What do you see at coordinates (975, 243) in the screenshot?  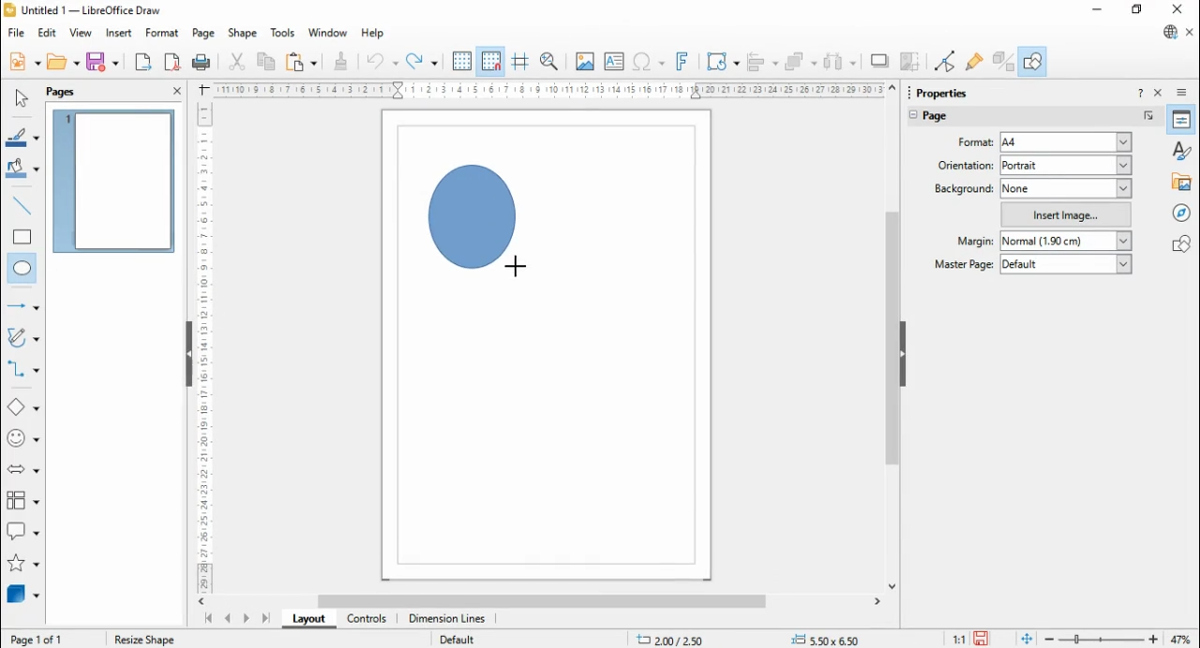 I see `margin` at bounding box center [975, 243].